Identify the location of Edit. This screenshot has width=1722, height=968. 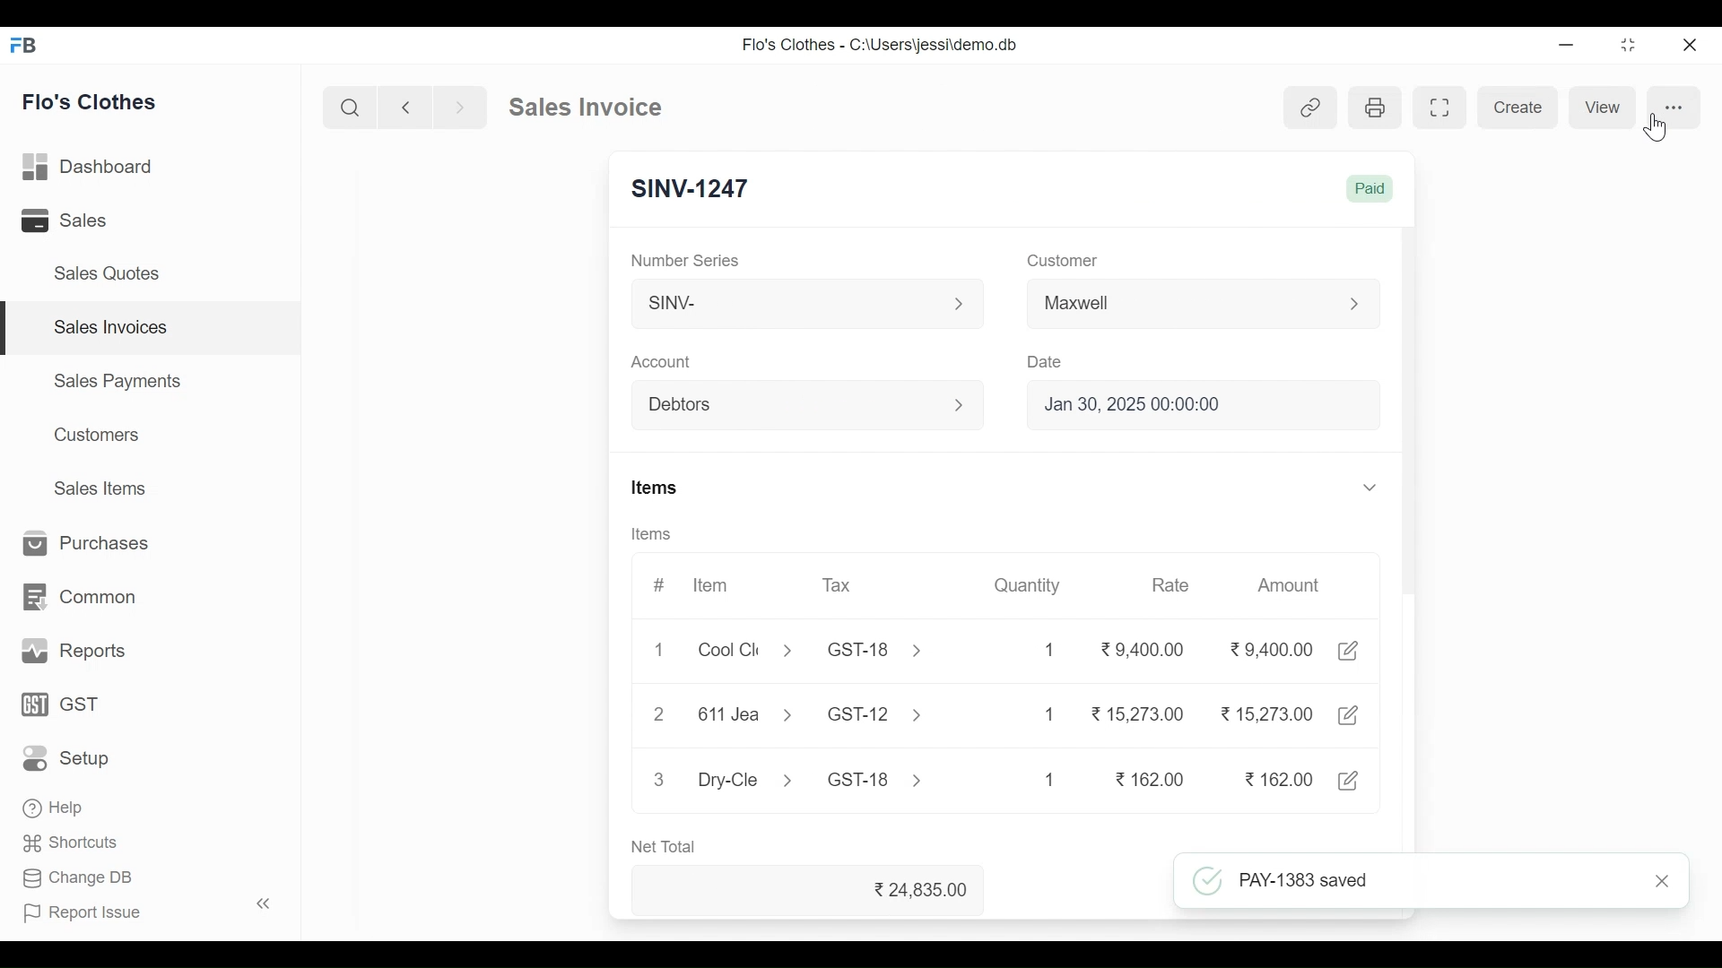
(1351, 713).